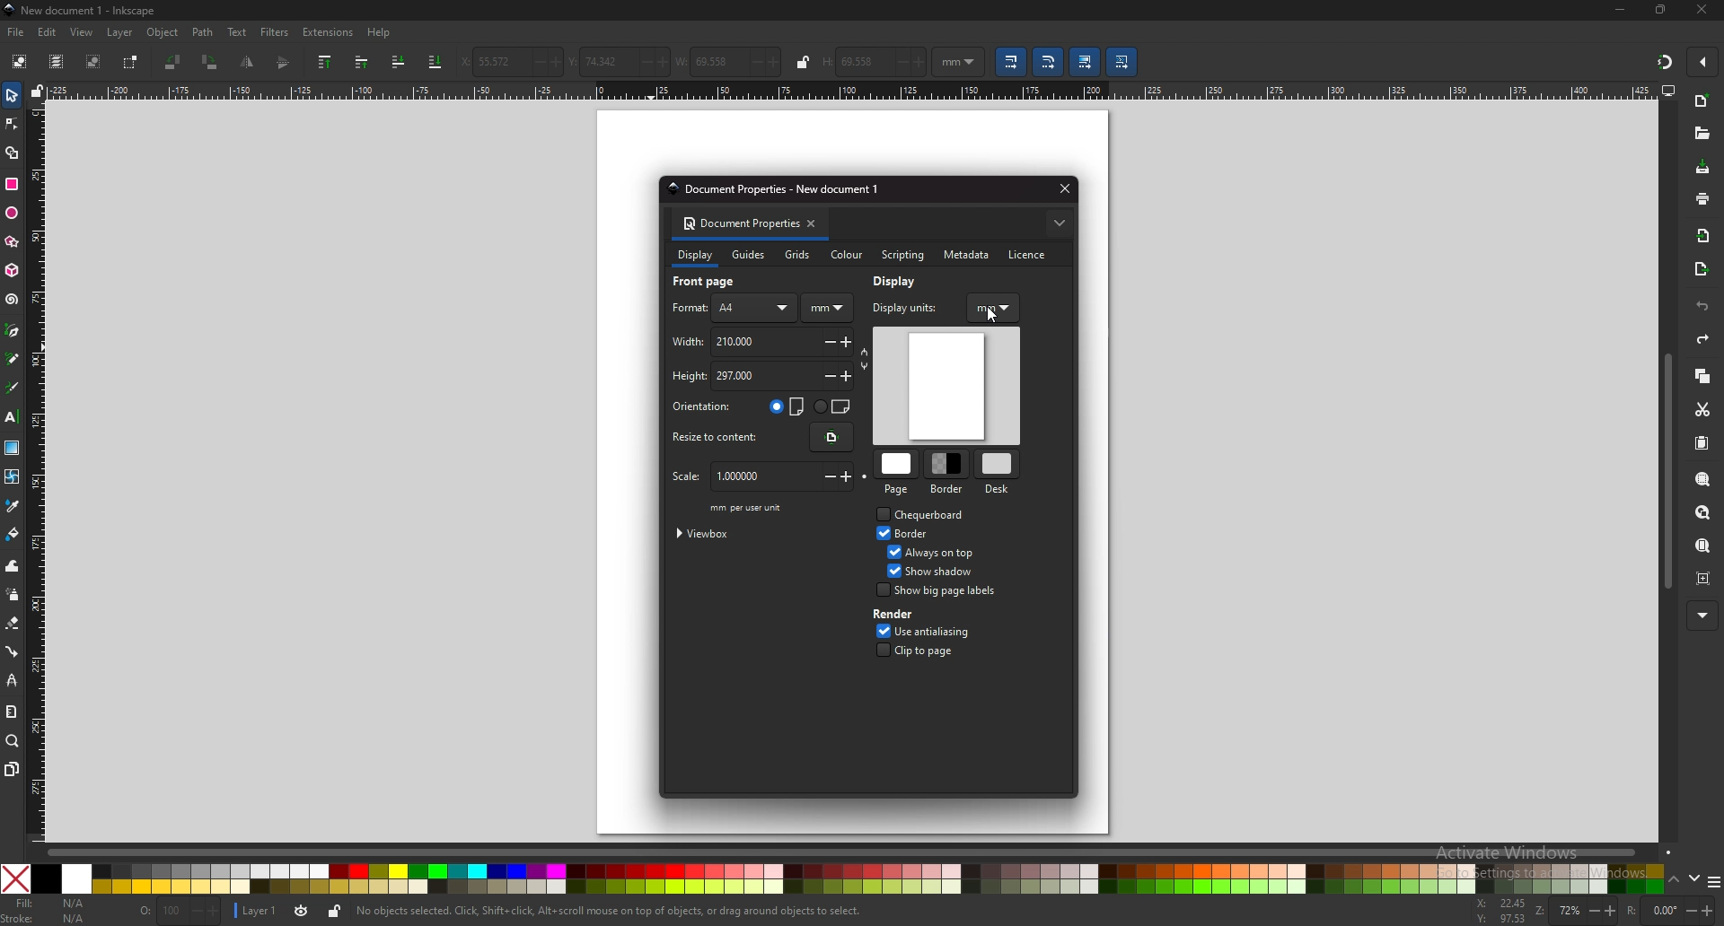 The image size is (1724, 926). What do you see at coordinates (248, 62) in the screenshot?
I see `flip horizontal` at bounding box center [248, 62].